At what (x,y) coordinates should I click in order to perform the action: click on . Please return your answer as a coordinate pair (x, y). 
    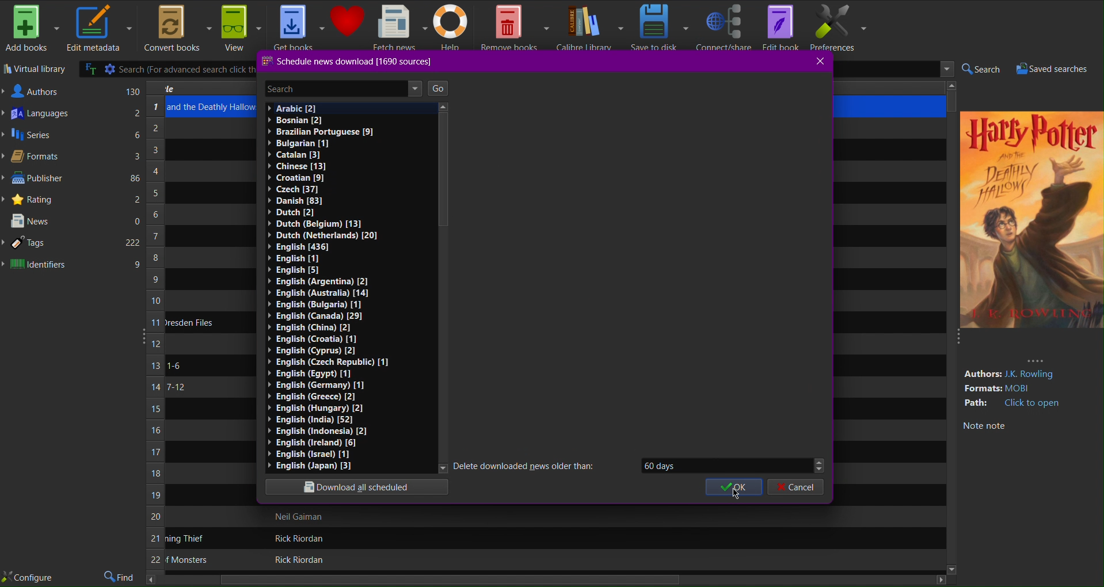
    Looking at the image, I should click on (170, 88).